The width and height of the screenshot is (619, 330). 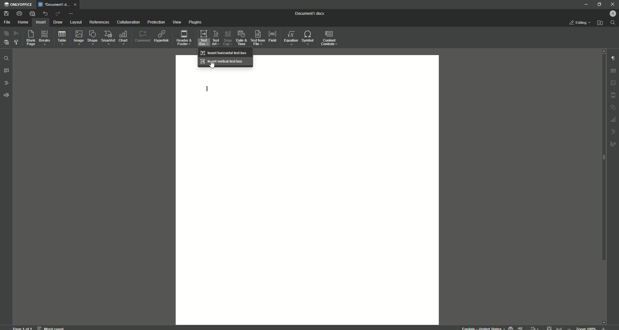 I want to click on set document language, so click(x=511, y=327).